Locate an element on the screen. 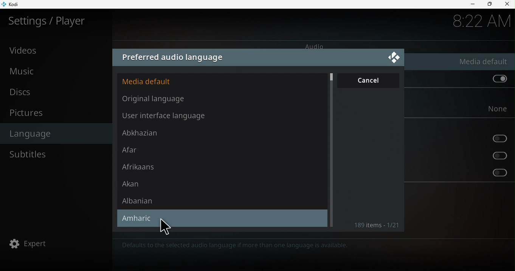 This screenshot has width=515, height=271. Defaults to the selected audio language if more than one language is available is located at coordinates (244, 245).